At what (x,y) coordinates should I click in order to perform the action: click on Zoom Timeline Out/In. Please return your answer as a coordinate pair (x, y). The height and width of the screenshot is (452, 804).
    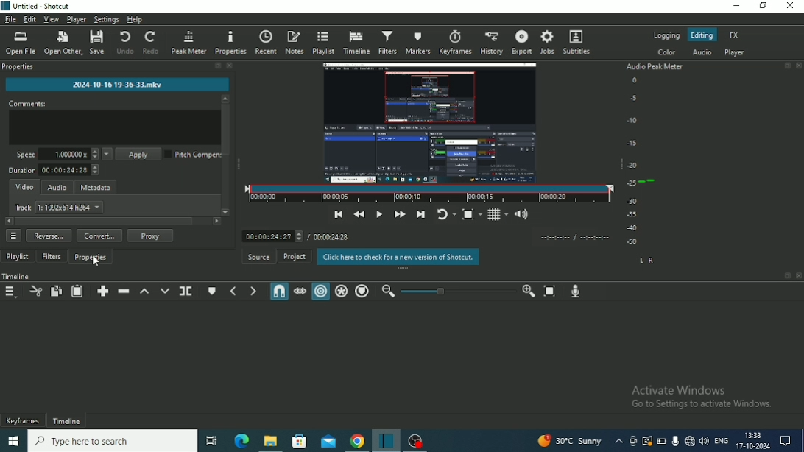
    Looking at the image, I should click on (458, 292).